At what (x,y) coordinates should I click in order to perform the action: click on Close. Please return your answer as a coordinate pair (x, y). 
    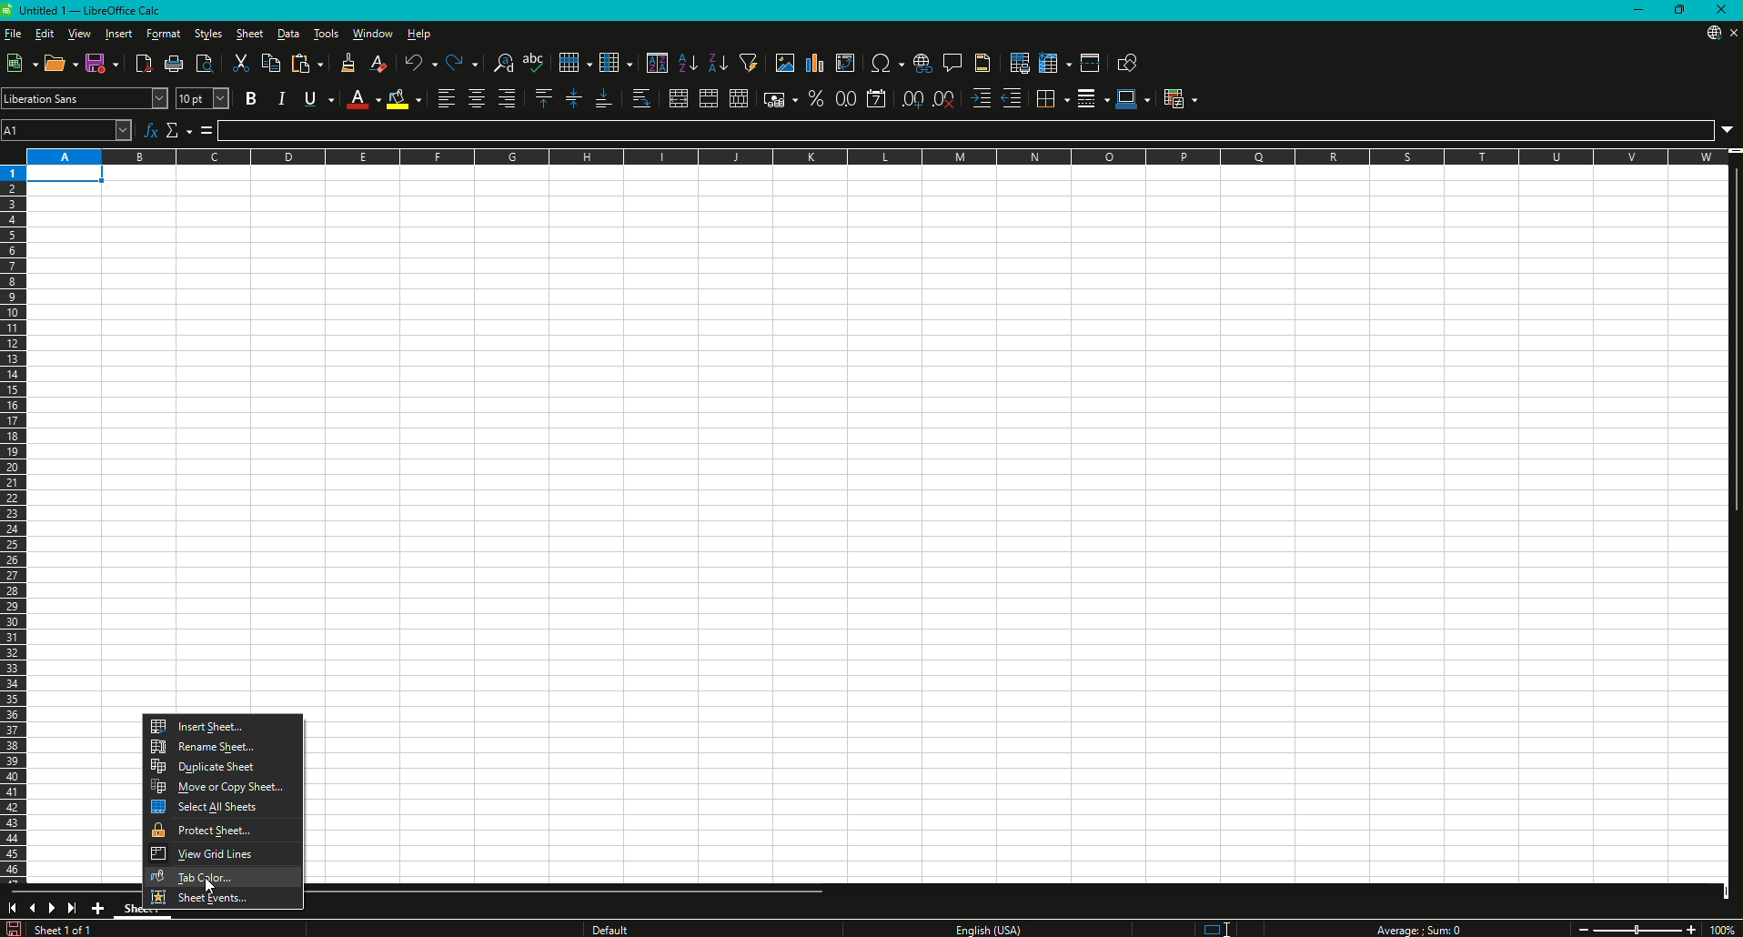
    Looking at the image, I should click on (1721, 9).